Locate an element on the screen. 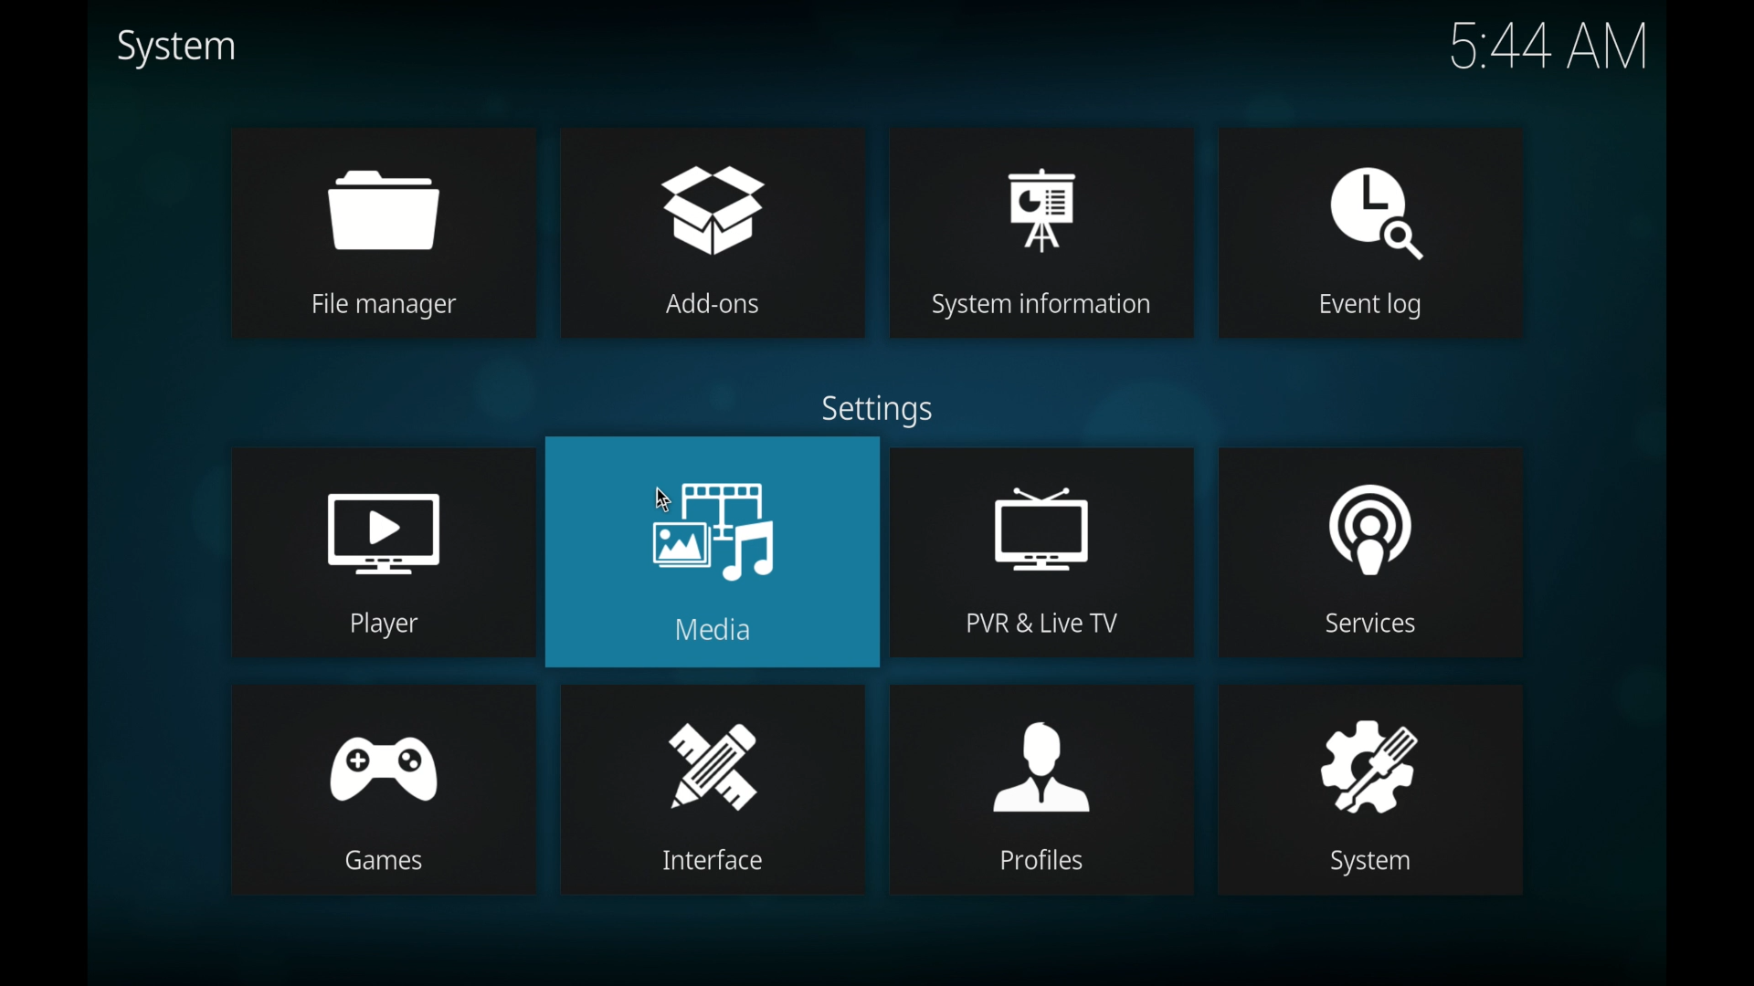 The width and height of the screenshot is (1754, 986). system is located at coordinates (1368, 791).